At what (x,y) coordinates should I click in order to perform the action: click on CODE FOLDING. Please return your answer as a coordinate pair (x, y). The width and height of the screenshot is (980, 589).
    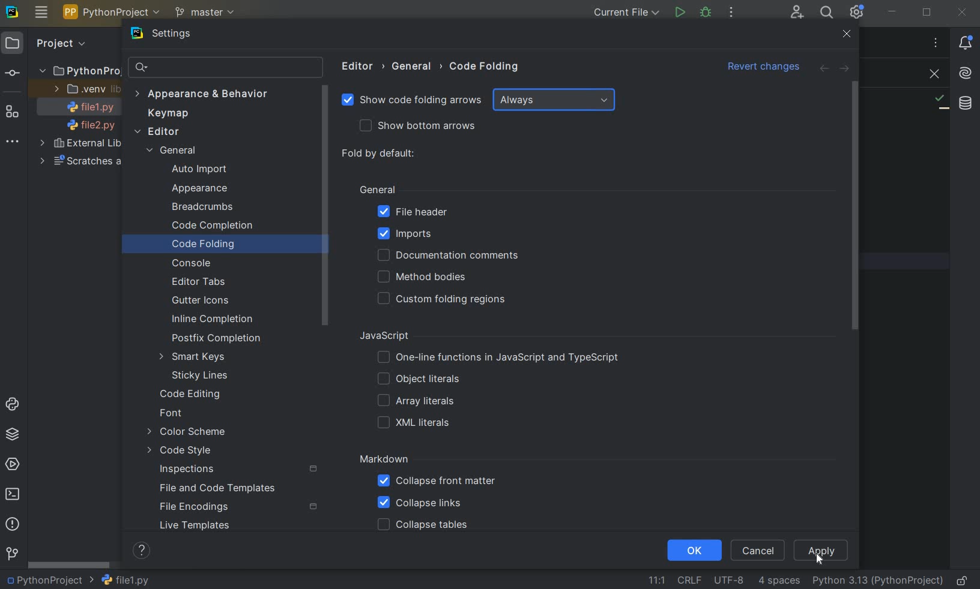
    Looking at the image, I should click on (485, 69).